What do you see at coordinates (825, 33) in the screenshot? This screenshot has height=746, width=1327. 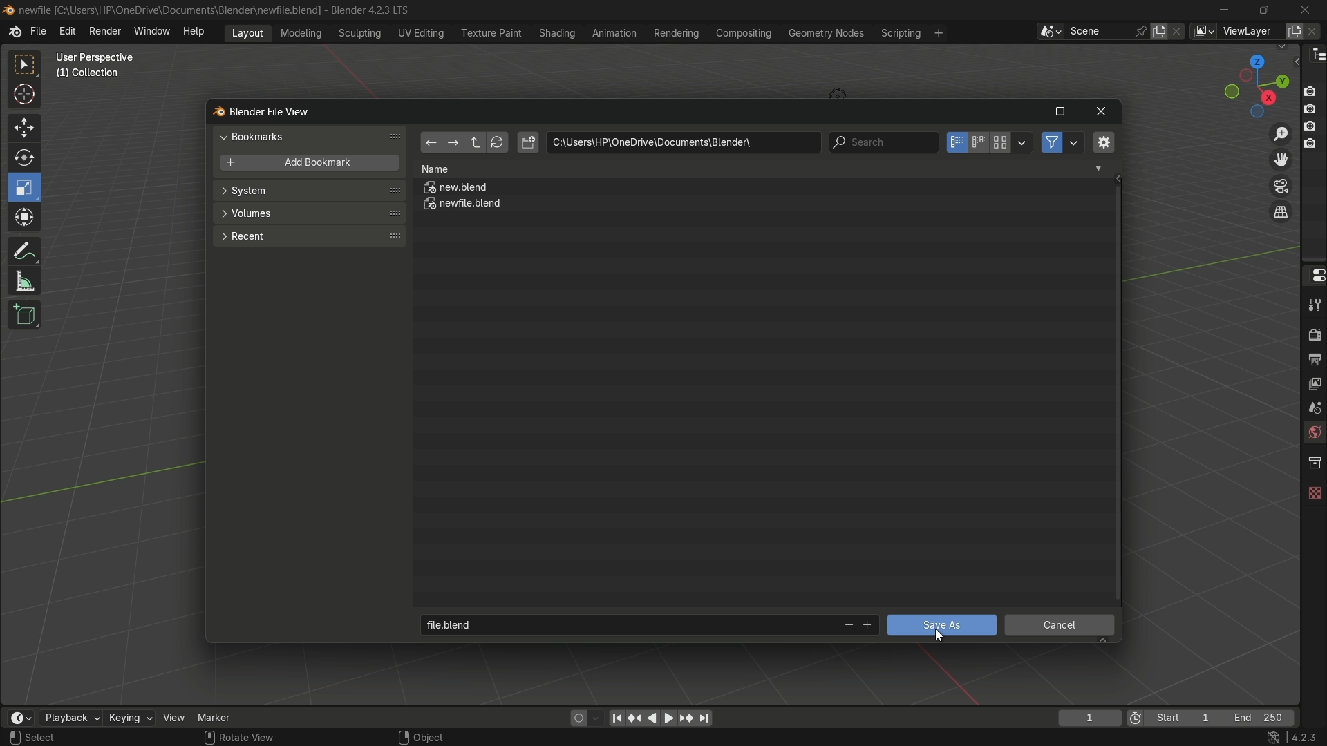 I see `geometry nodes menu` at bounding box center [825, 33].